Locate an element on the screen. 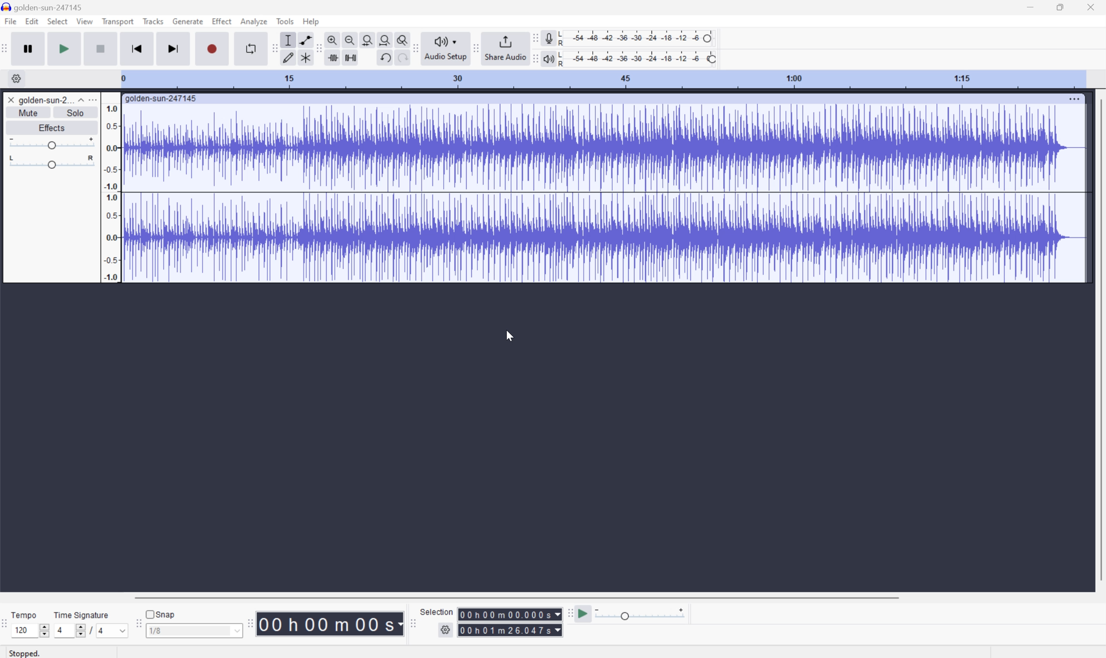 This screenshot has width=1106, height=658.  is located at coordinates (400, 59).